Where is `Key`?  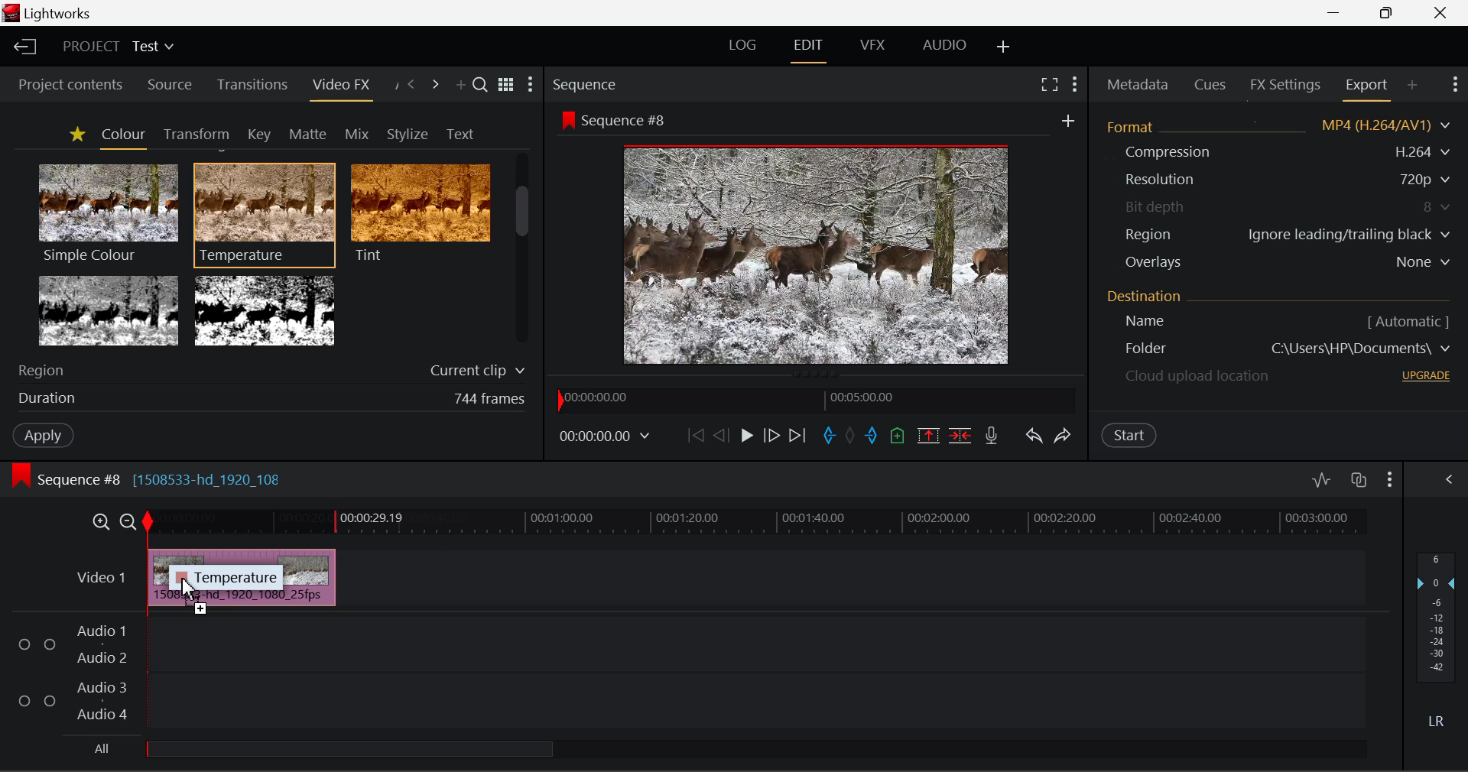
Key is located at coordinates (258, 134).